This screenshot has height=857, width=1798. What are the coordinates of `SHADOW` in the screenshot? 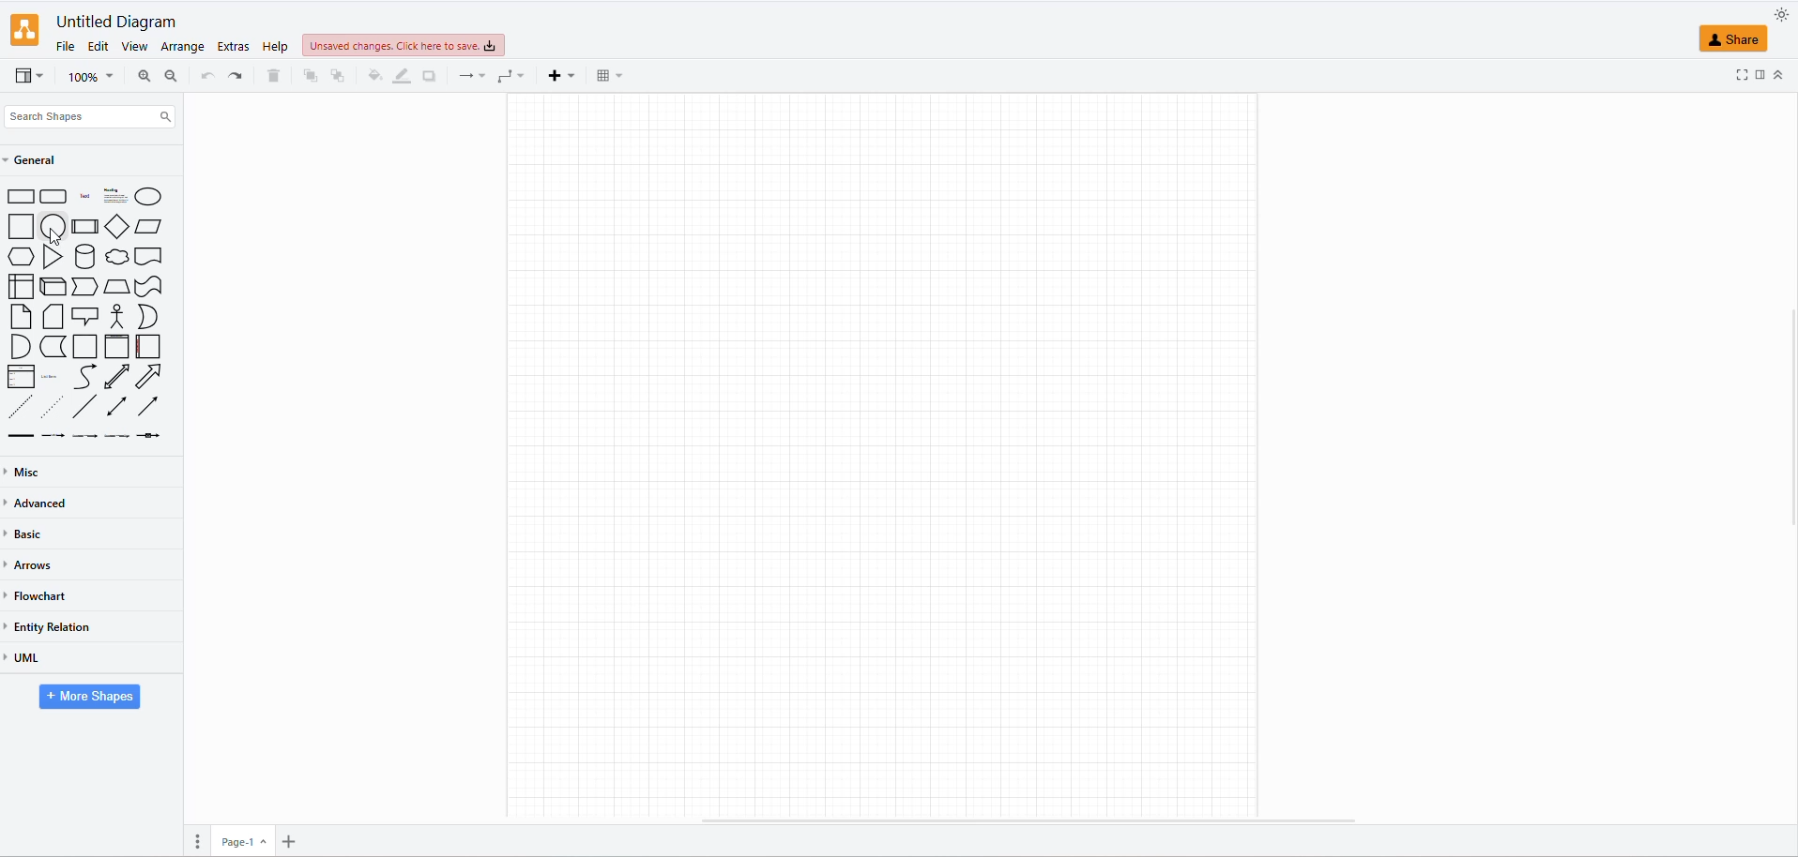 It's located at (431, 76).